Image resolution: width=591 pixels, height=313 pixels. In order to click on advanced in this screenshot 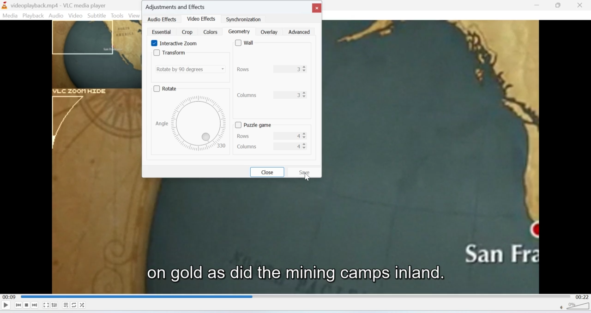, I will do `click(300, 32)`.